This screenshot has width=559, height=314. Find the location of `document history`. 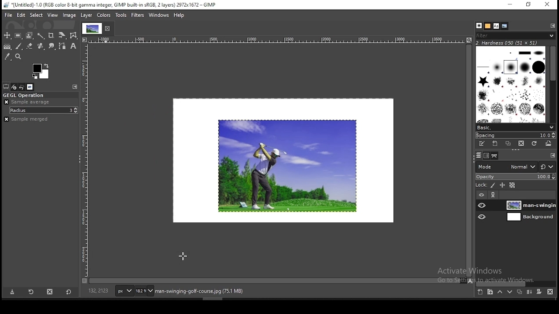

document history is located at coordinates (504, 26).